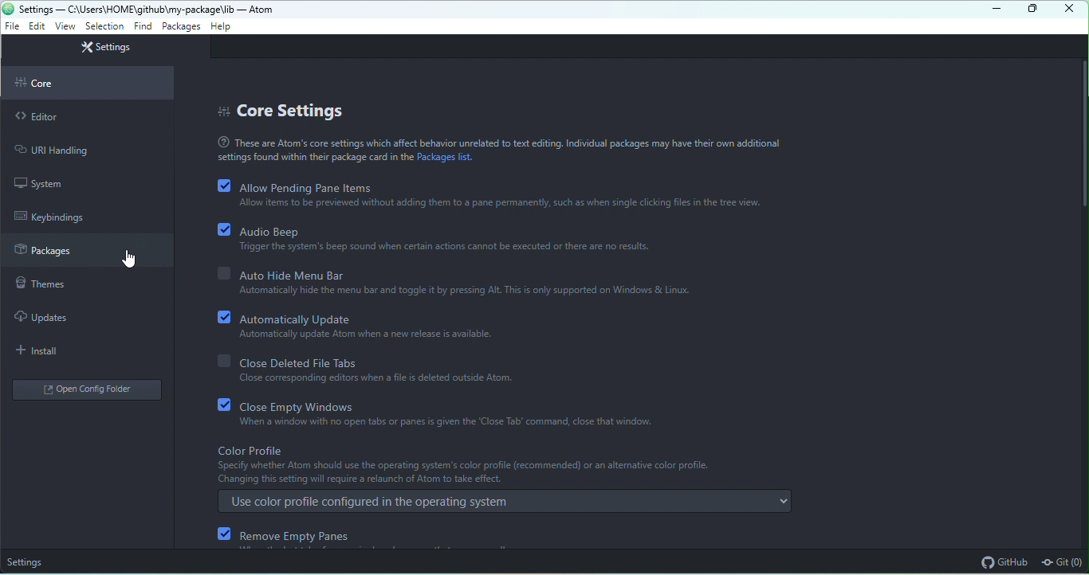 This screenshot has width=1089, height=575. What do you see at coordinates (221, 274) in the screenshot?
I see `checkbox without tick` at bounding box center [221, 274].